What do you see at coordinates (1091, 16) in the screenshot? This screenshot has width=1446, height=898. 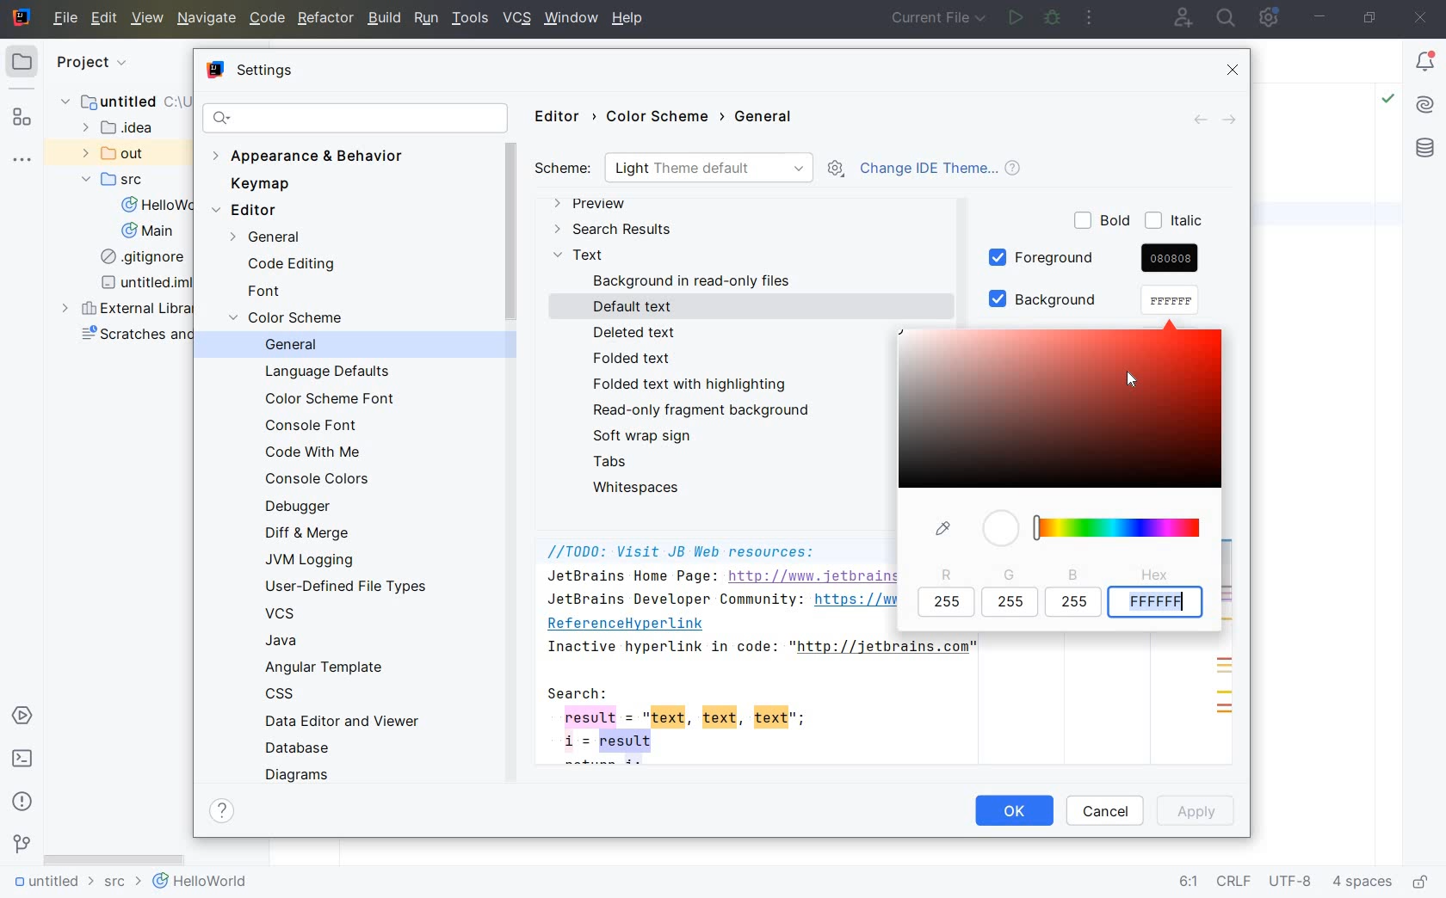 I see `more actions` at bounding box center [1091, 16].